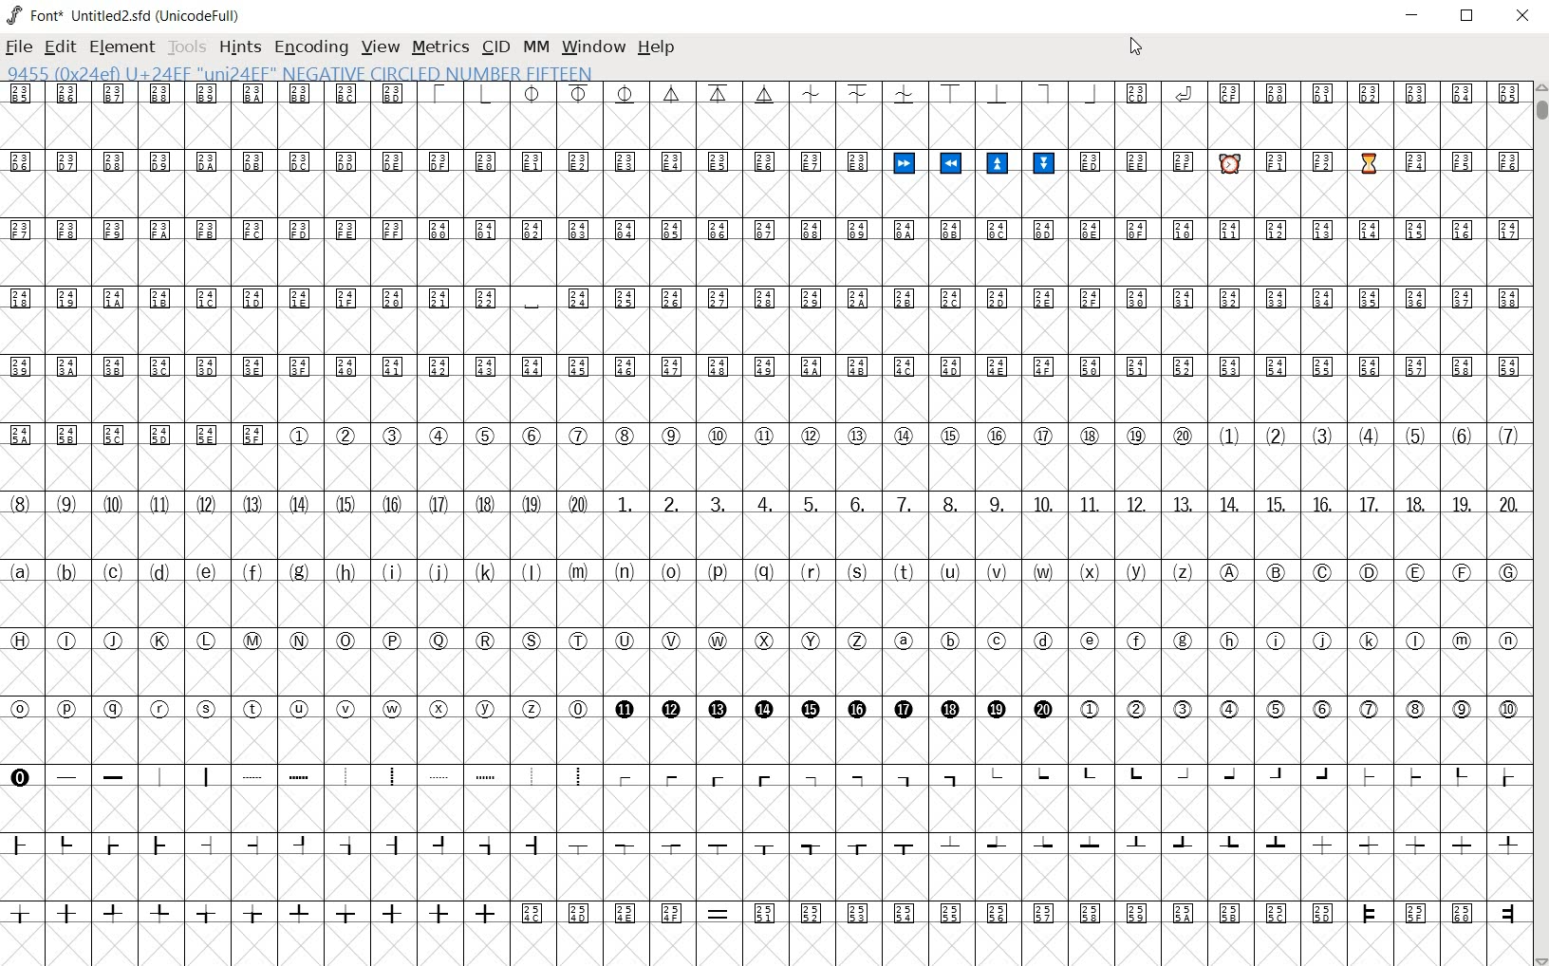  What do you see at coordinates (63, 46) in the screenshot?
I see `EDIT` at bounding box center [63, 46].